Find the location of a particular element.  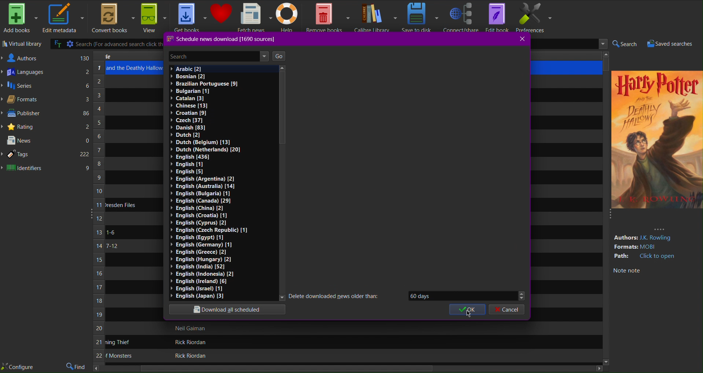

Authors : is located at coordinates (625, 238).